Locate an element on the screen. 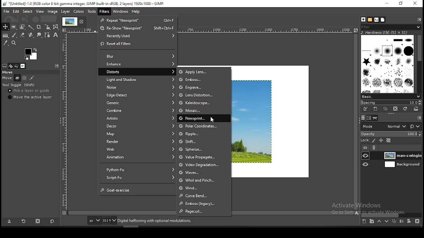  brush presets is located at coordinates (390, 96).